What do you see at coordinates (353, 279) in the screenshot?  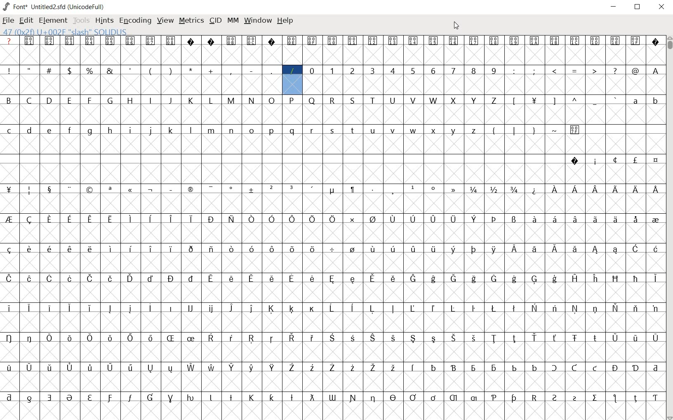 I see `glyph` at bounding box center [353, 279].